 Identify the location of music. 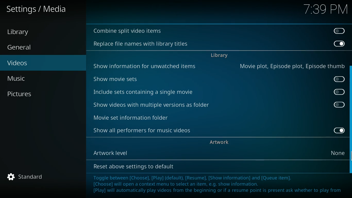
(41, 78).